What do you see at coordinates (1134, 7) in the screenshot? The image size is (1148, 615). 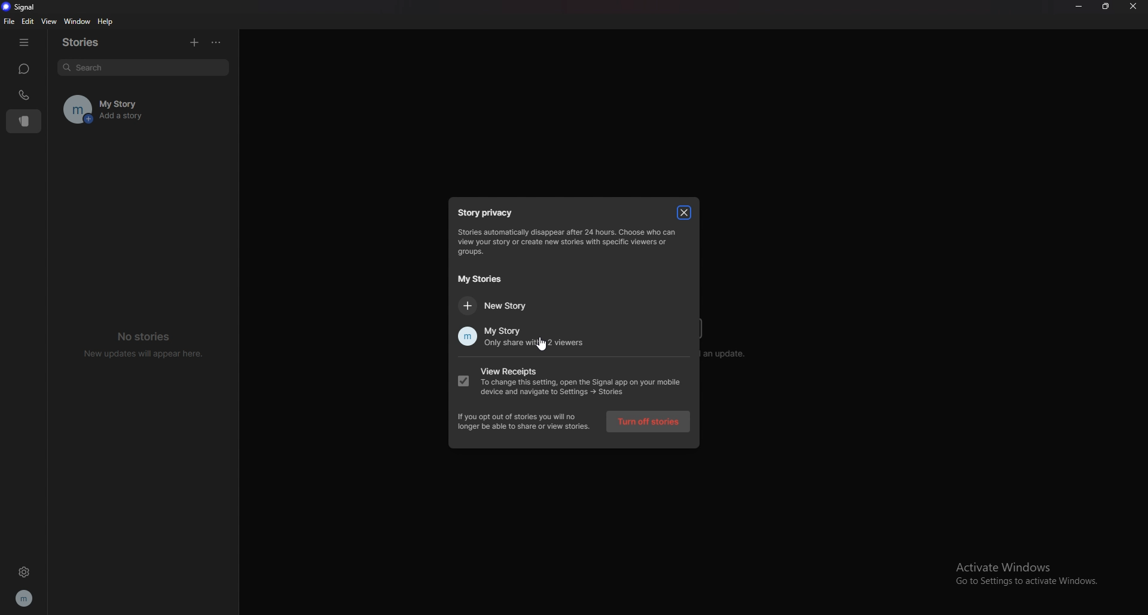 I see `close` at bounding box center [1134, 7].